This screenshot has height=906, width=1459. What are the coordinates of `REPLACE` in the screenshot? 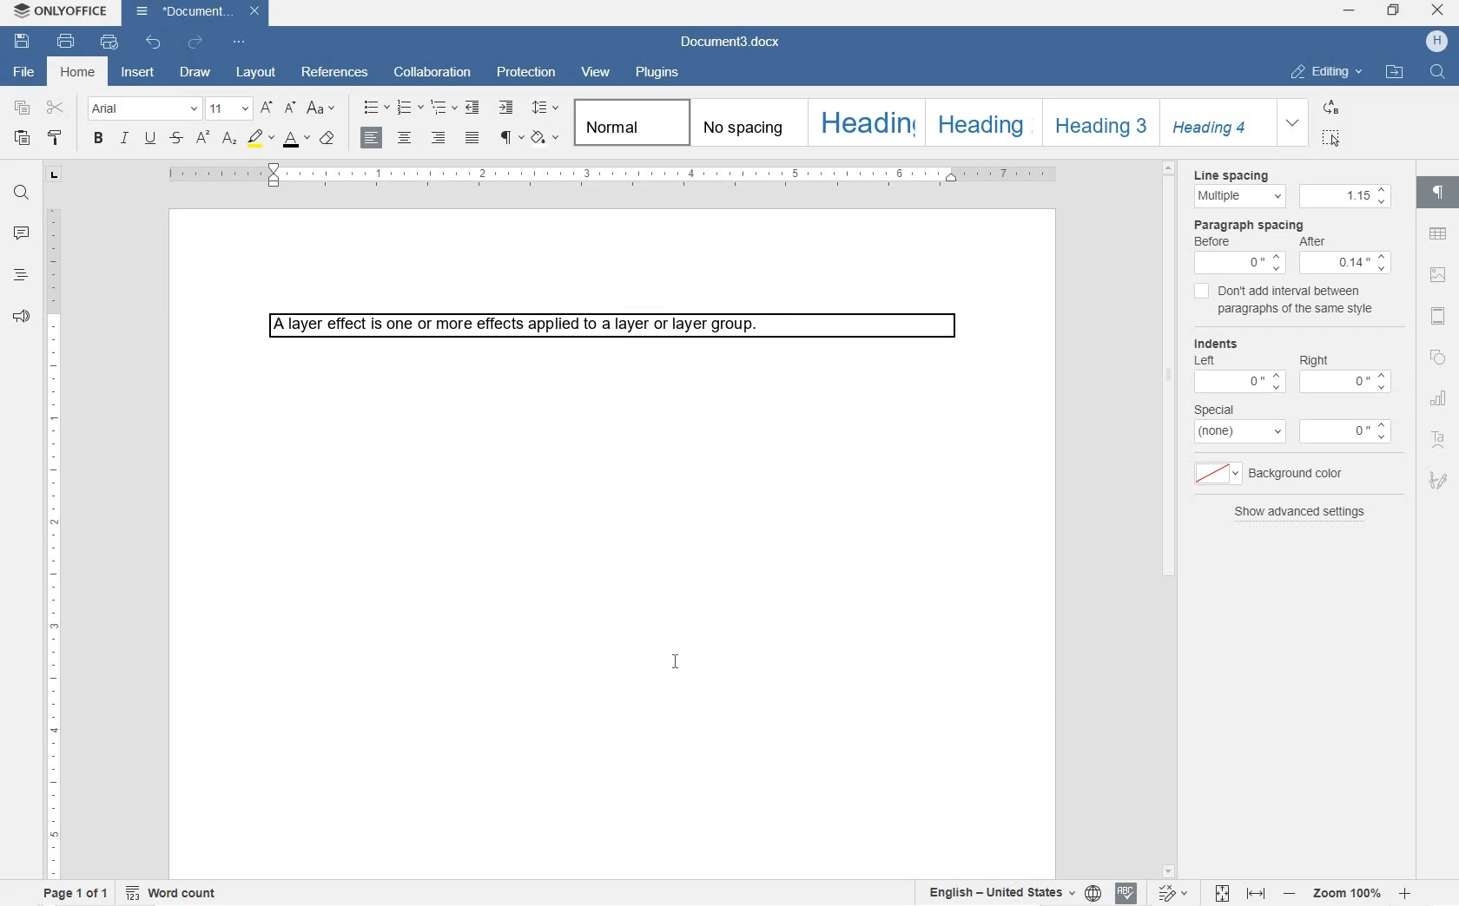 It's located at (1330, 106).